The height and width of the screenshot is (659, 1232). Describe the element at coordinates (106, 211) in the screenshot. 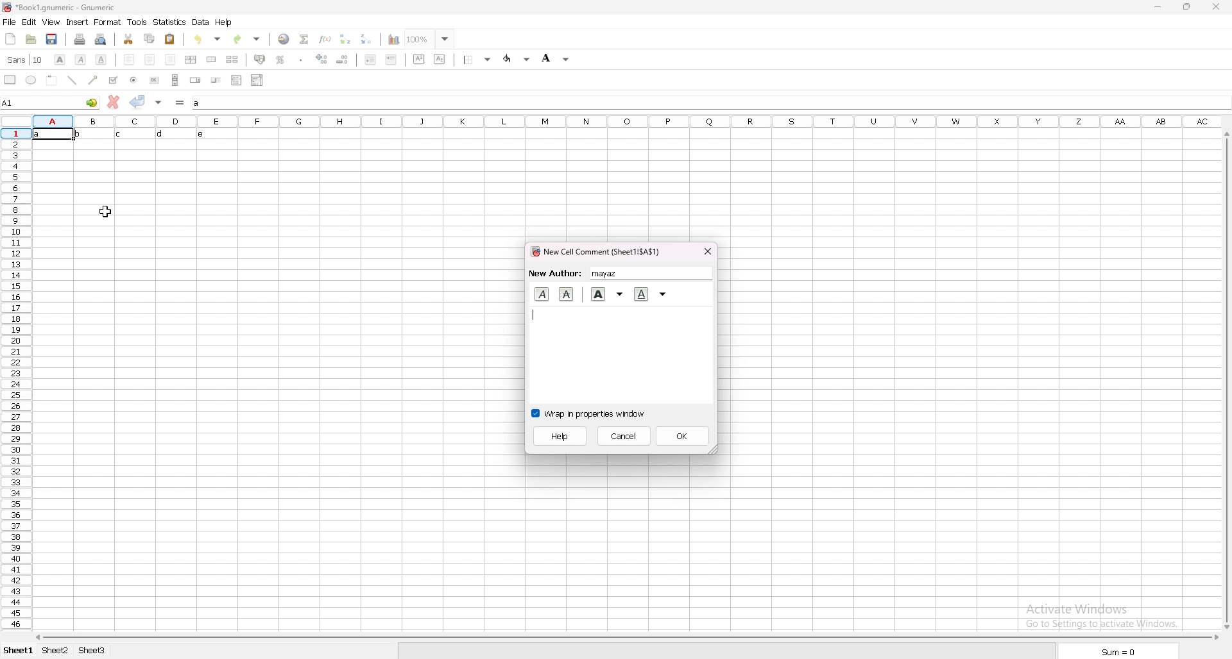

I see `cursor` at that location.